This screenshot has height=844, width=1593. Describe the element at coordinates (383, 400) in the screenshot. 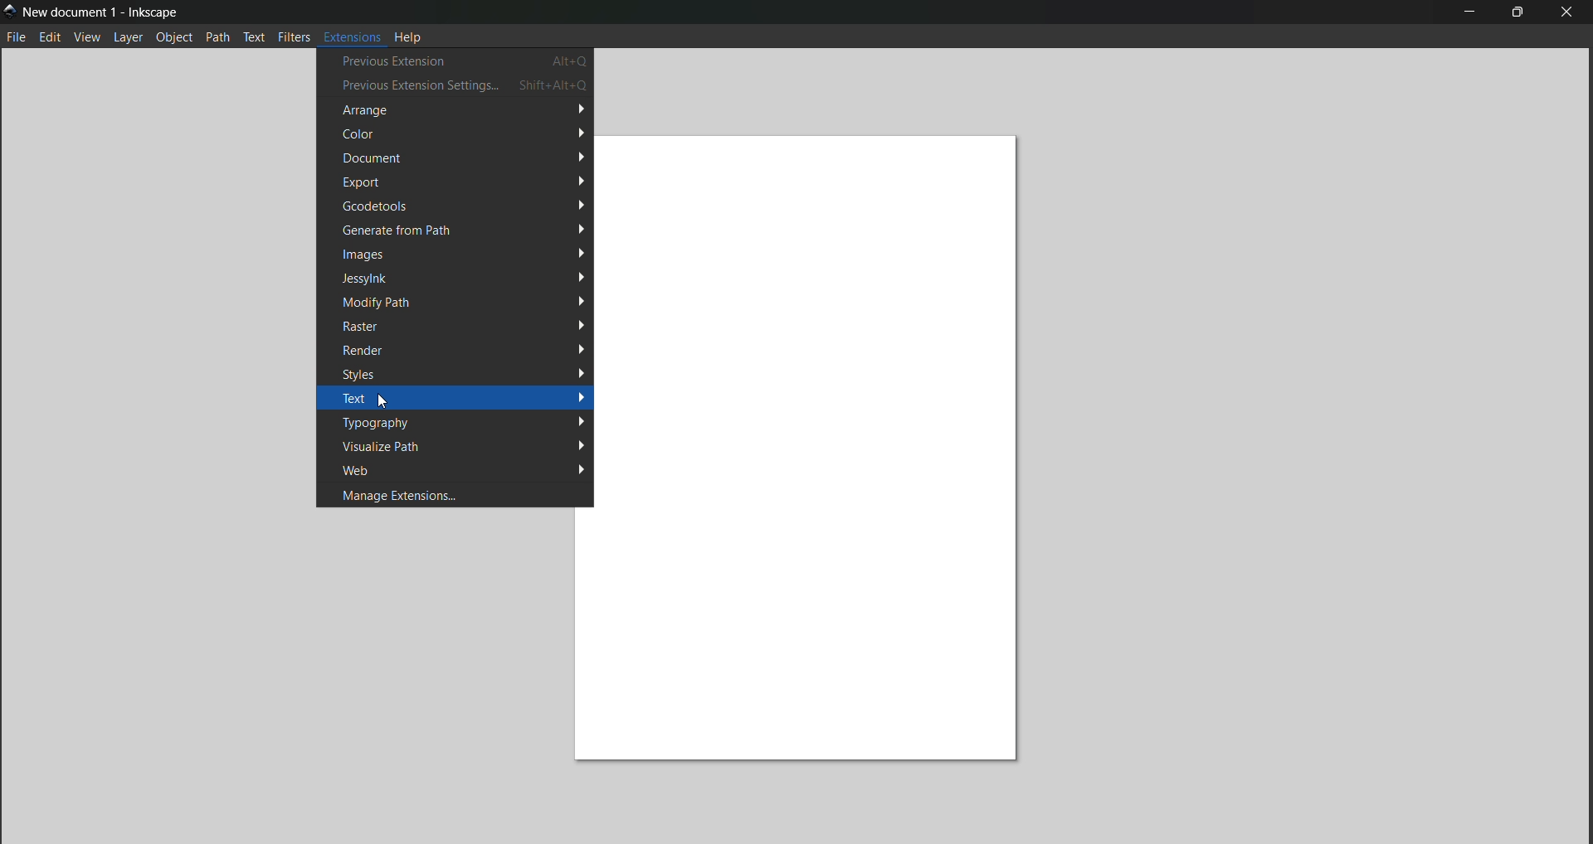

I see `cursor` at that location.